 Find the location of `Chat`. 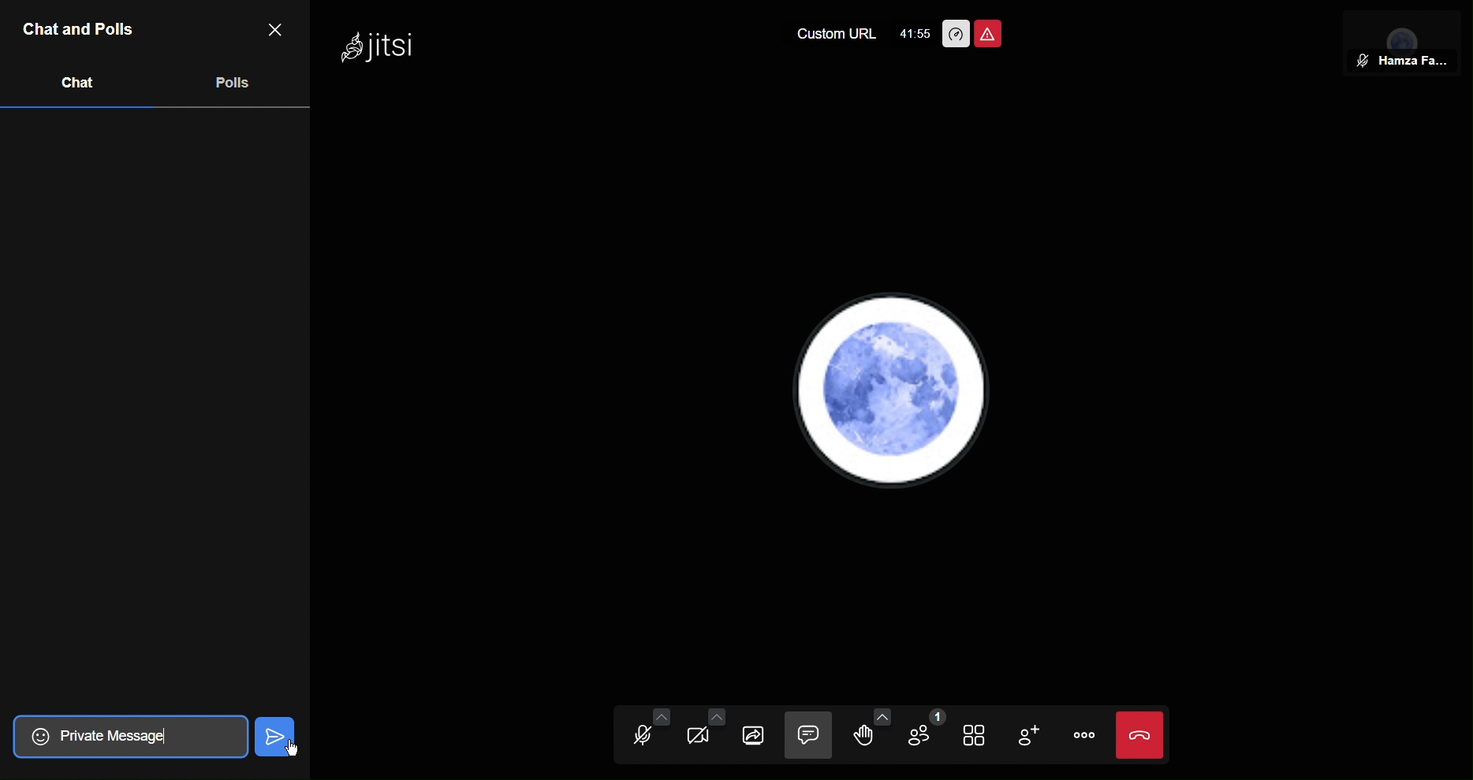

Chat is located at coordinates (807, 734).